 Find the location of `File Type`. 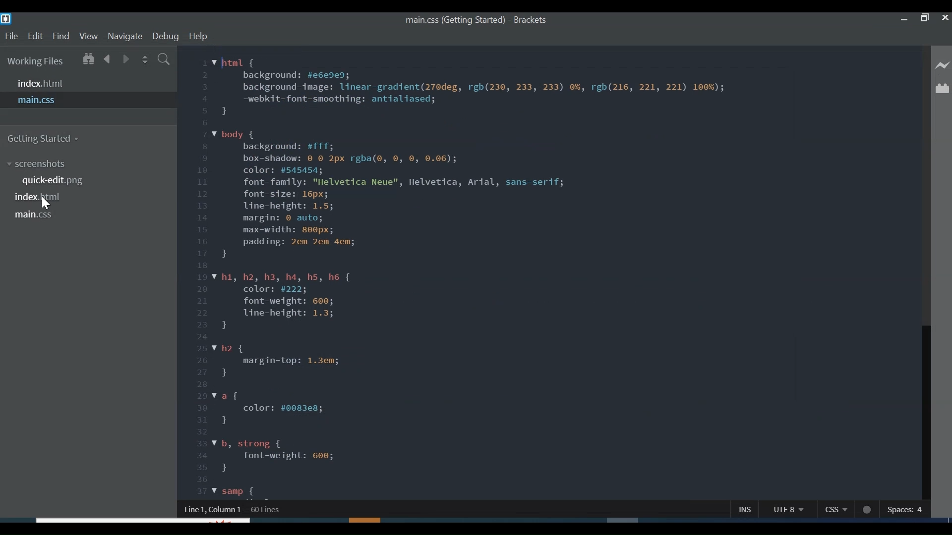

File Type is located at coordinates (833, 510).